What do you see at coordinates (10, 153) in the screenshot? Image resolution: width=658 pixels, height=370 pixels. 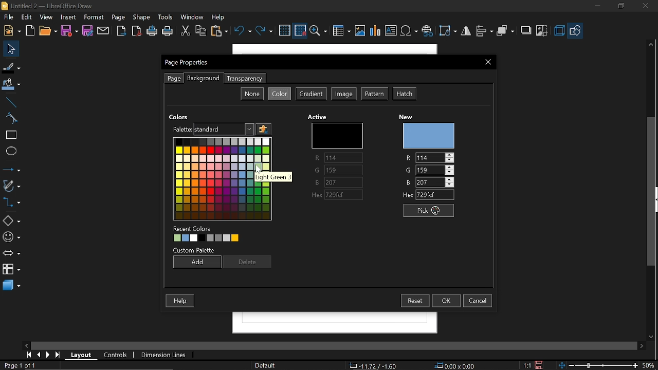 I see `Ellipse` at bounding box center [10, 153].